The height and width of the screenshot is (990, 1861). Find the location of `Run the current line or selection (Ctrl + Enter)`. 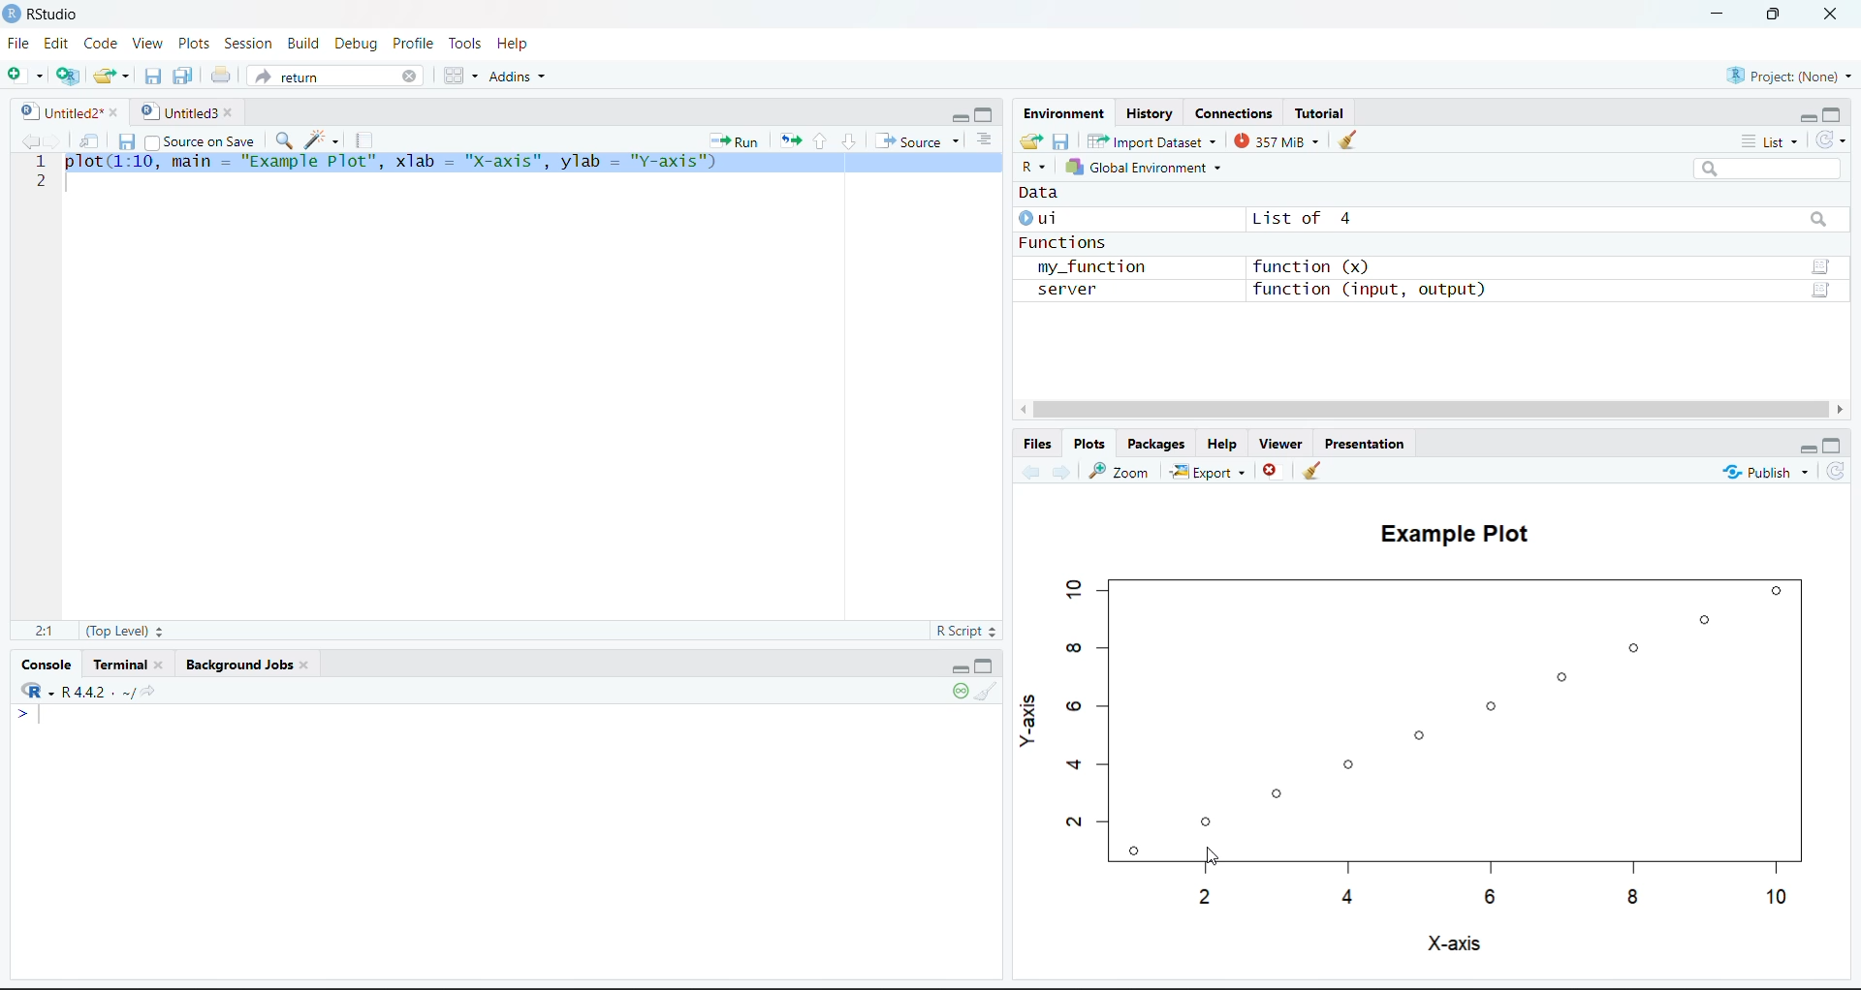

Run the current line or selection (Ctrl + Enter) is located at coordinates (734, 139).